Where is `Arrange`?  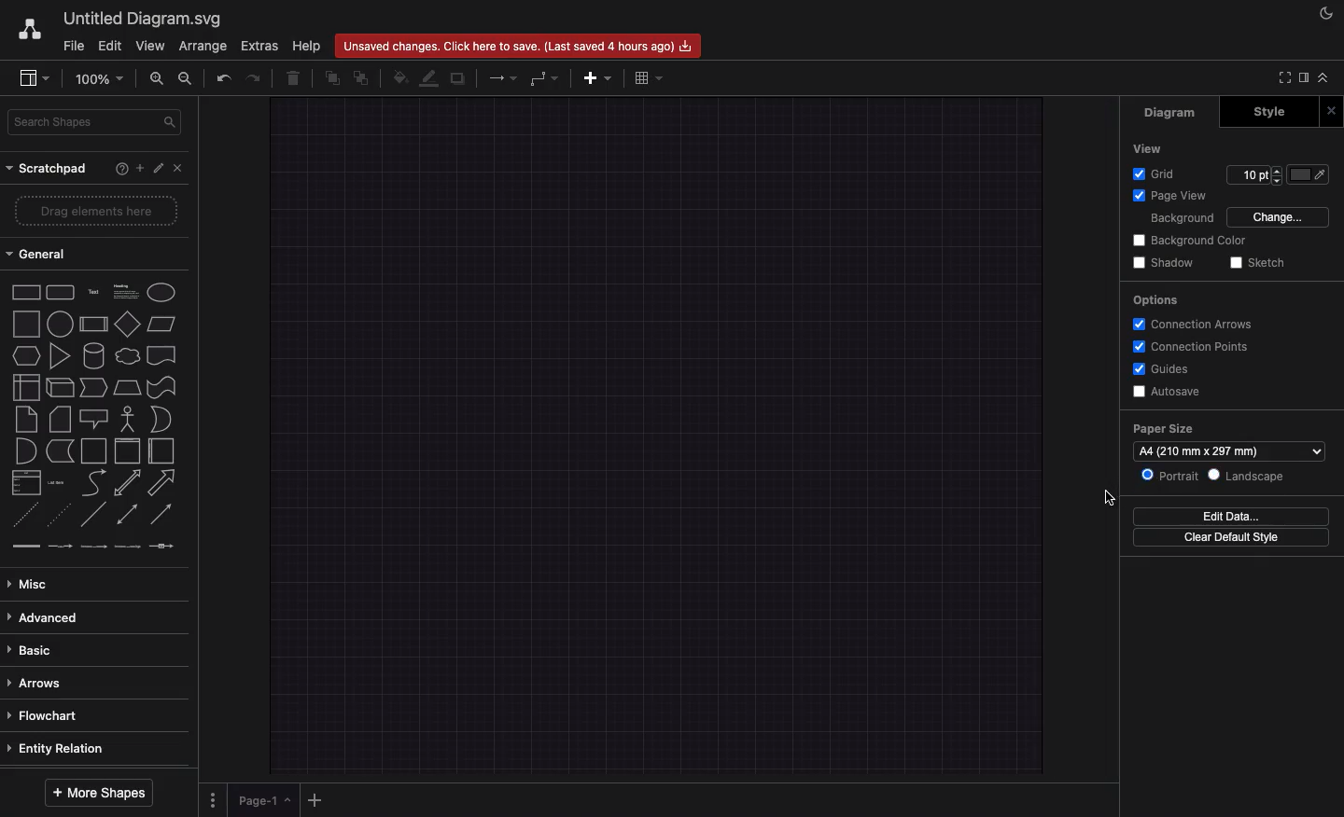 Arrange is located at coordinates (203, 48).